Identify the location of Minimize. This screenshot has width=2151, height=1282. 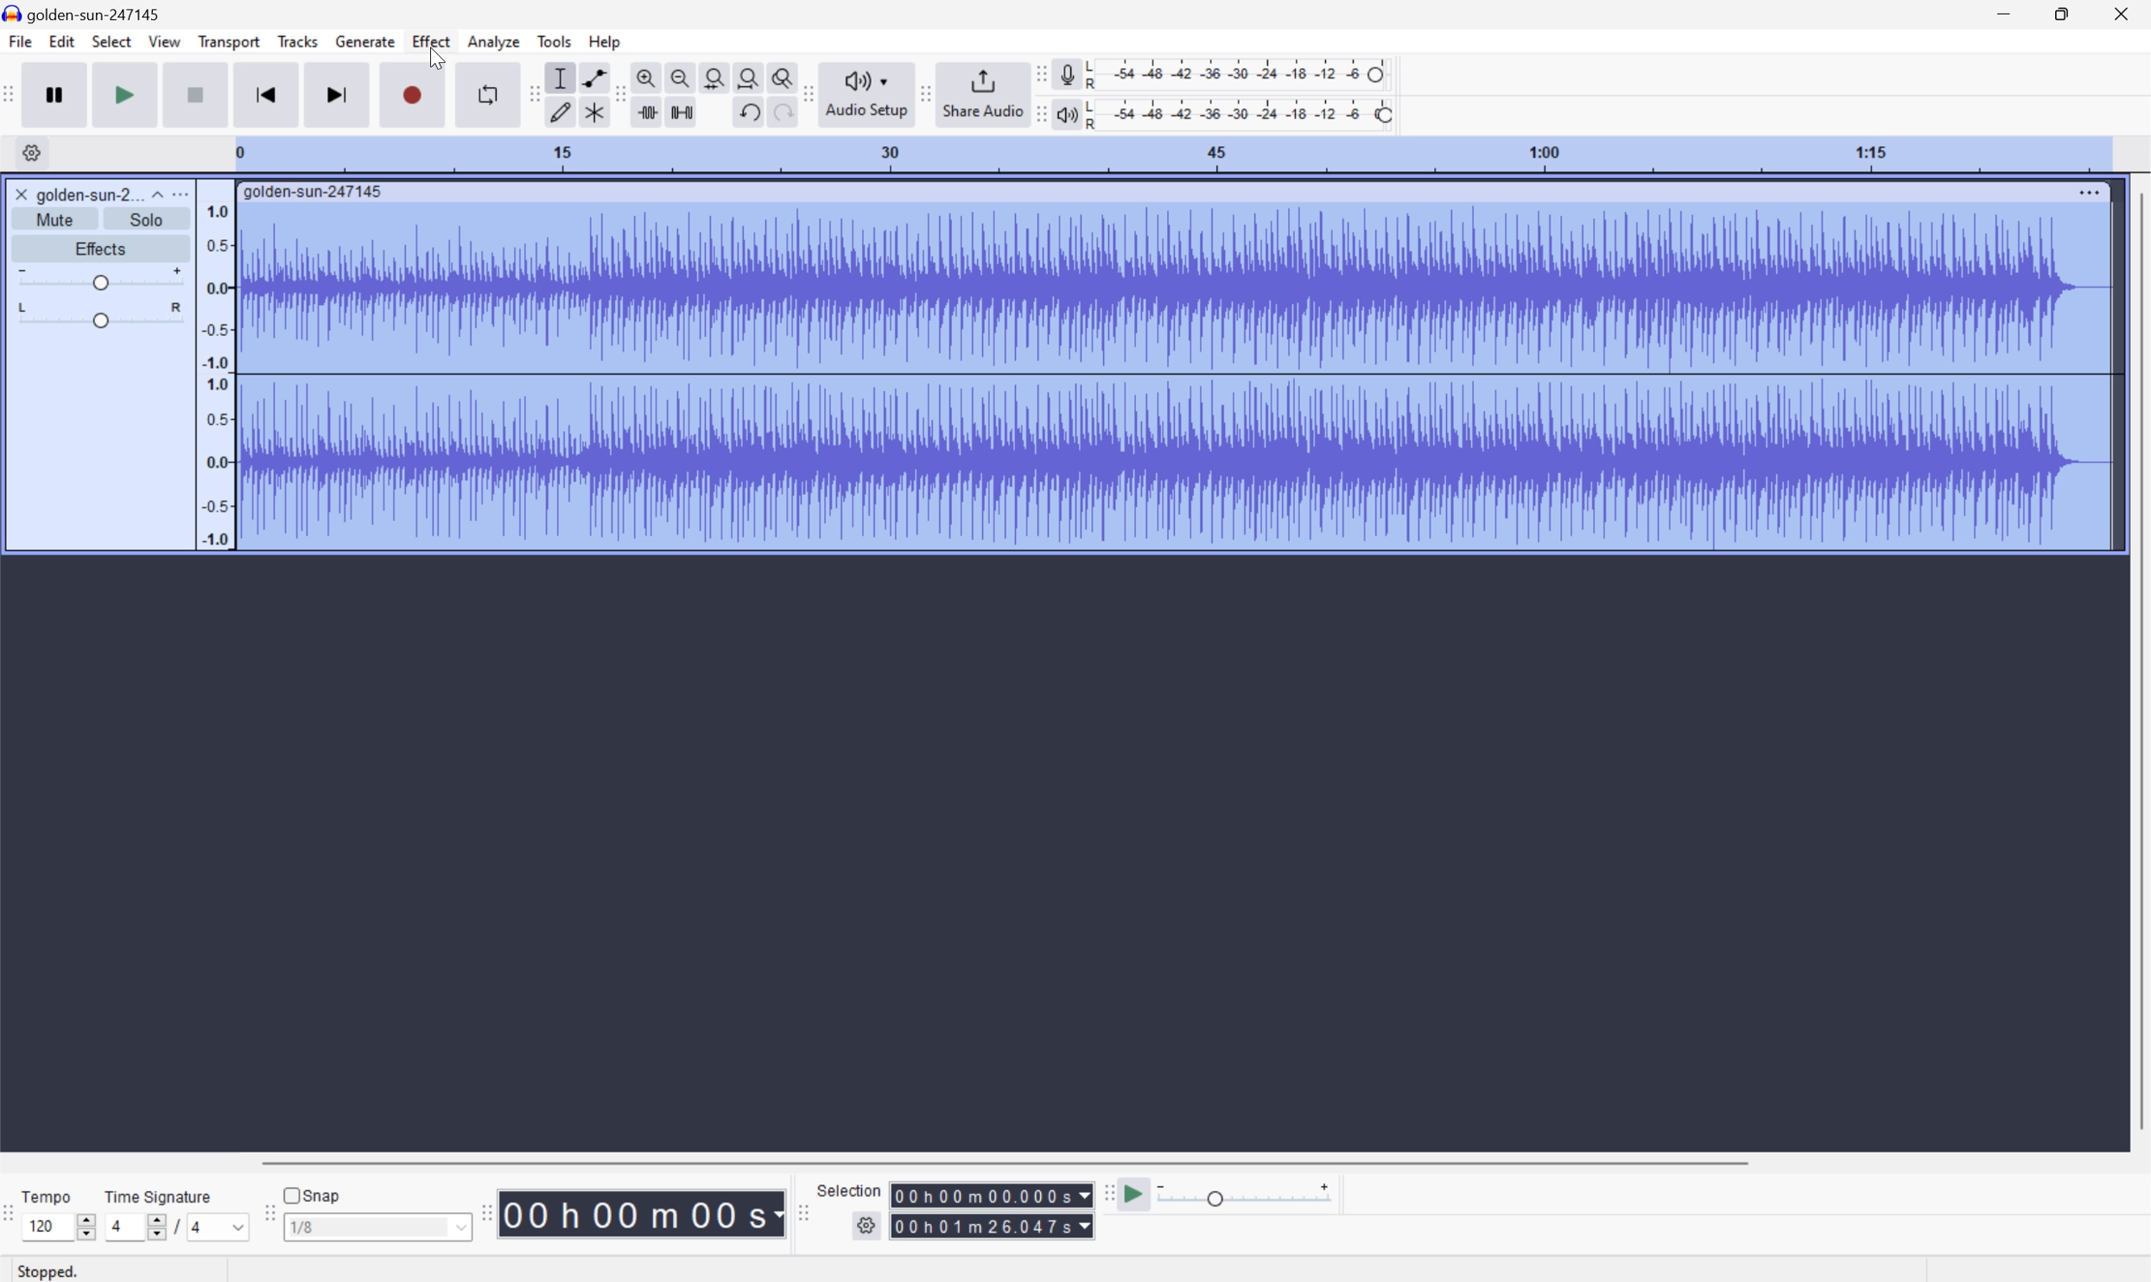
(2003, 13).